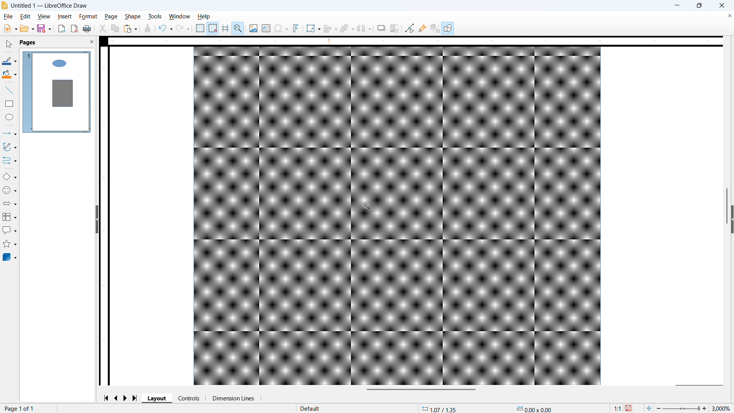  What do you see at coordinates (448, 28) in the screenshot?
I see `Show draw functions ` at bounding box center [448, 28].